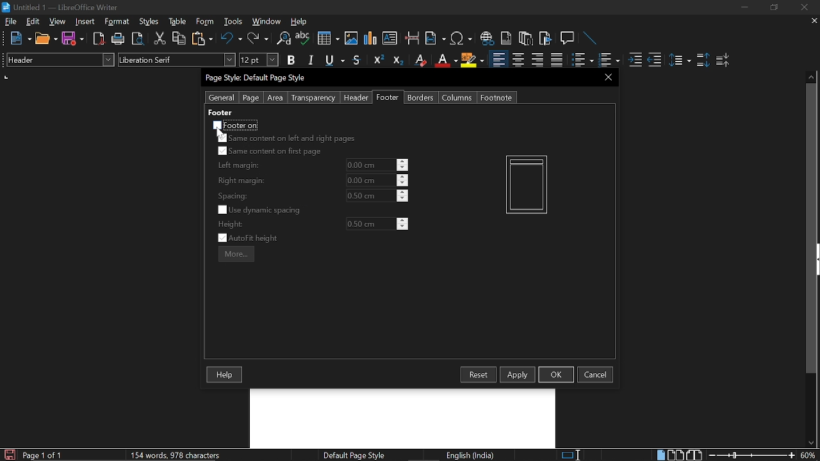 Image resolution: width=820 pixels, height=461 pixels. Describe the element at coordinates (88, 21) in the screenshot. I see `Insert` at that location.